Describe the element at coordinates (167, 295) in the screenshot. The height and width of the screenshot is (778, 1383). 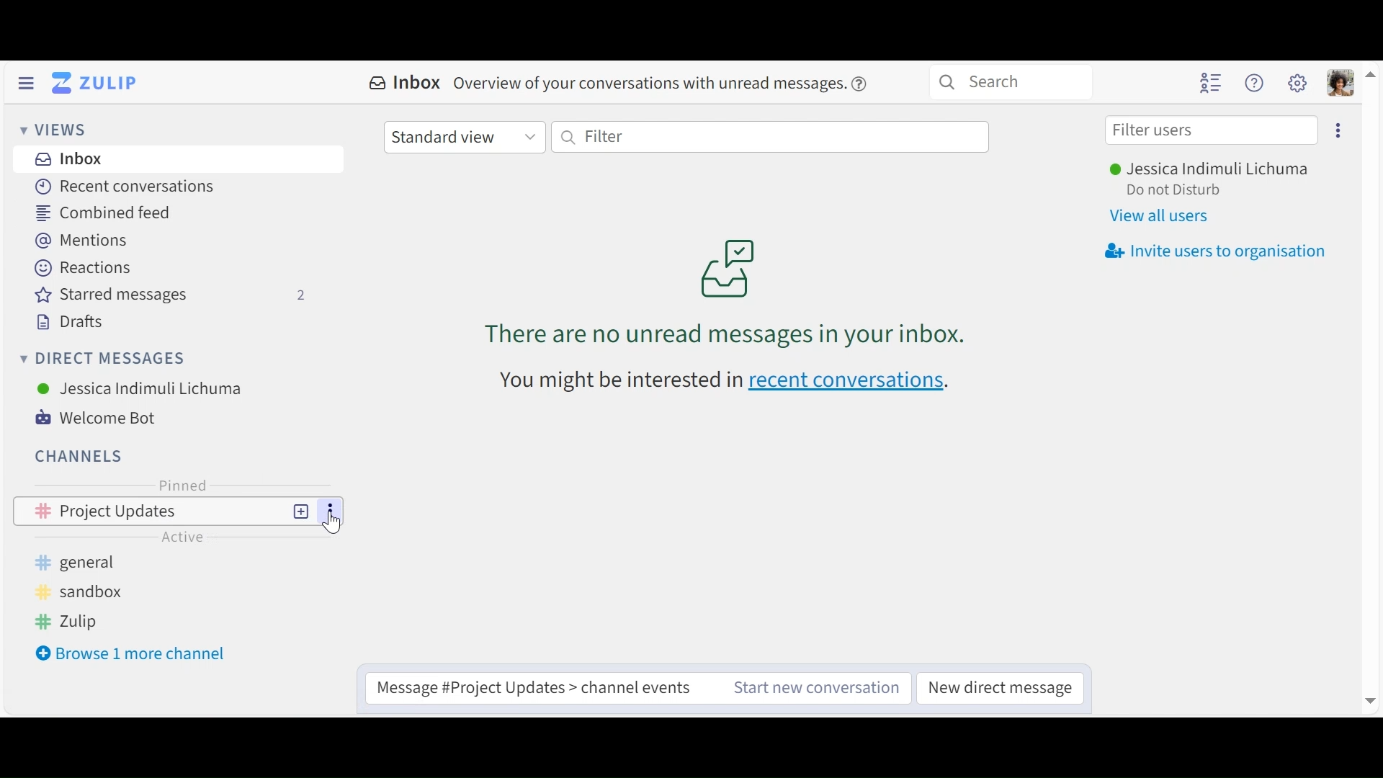
I see `Starred messages` at that location.